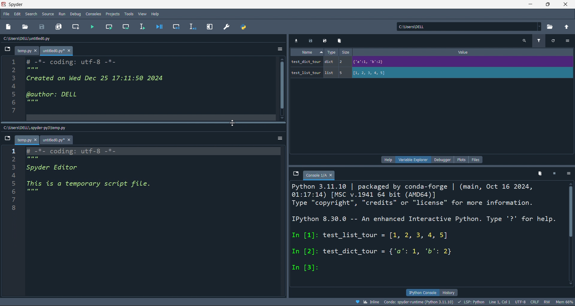 The image size is (575, 306). I want to click on debug line, so click(193, 27).